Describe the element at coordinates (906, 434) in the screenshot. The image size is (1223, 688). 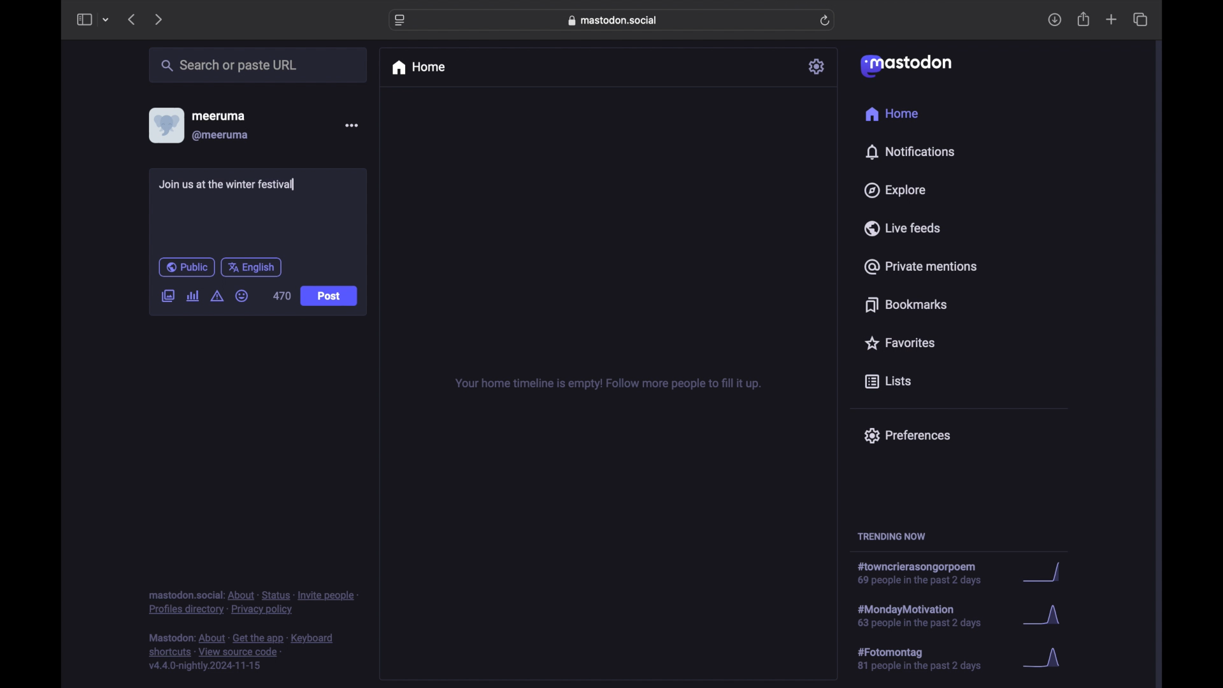
I see `preferences` at that location.